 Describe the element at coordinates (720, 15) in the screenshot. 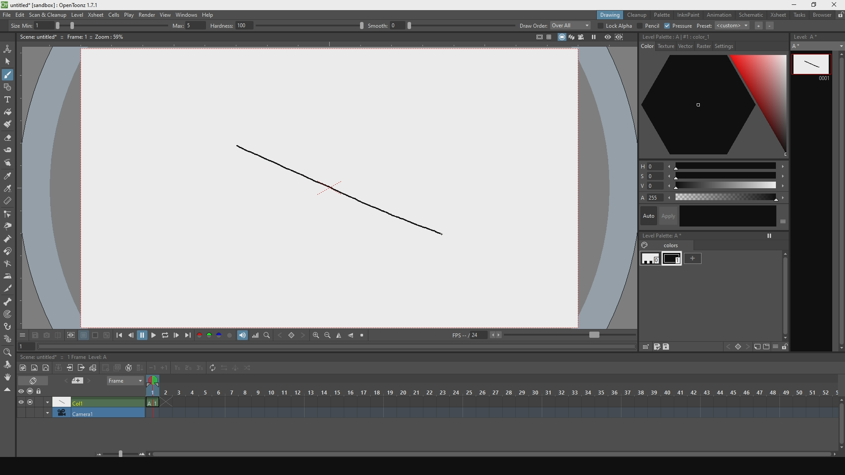

I see `animation` at that location.